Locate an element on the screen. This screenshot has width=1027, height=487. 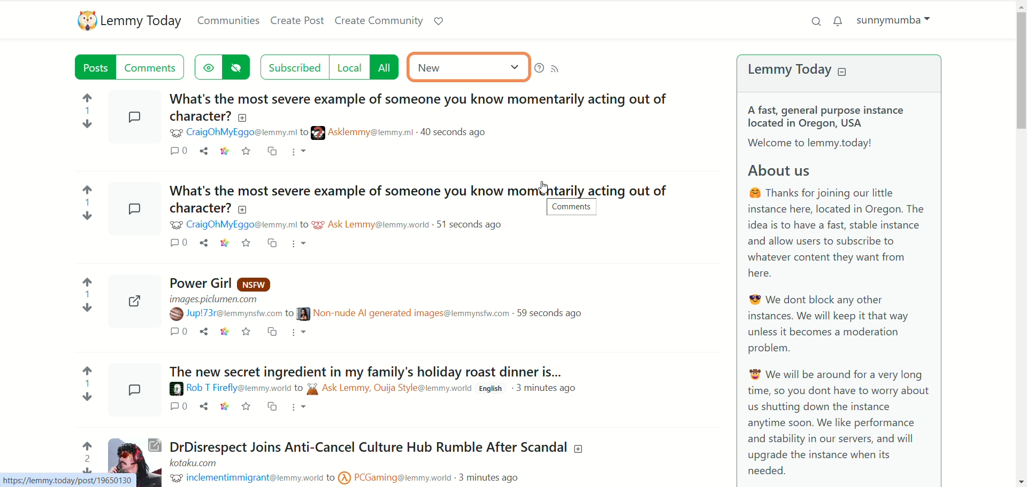
all is located at coordinates (387, 67).